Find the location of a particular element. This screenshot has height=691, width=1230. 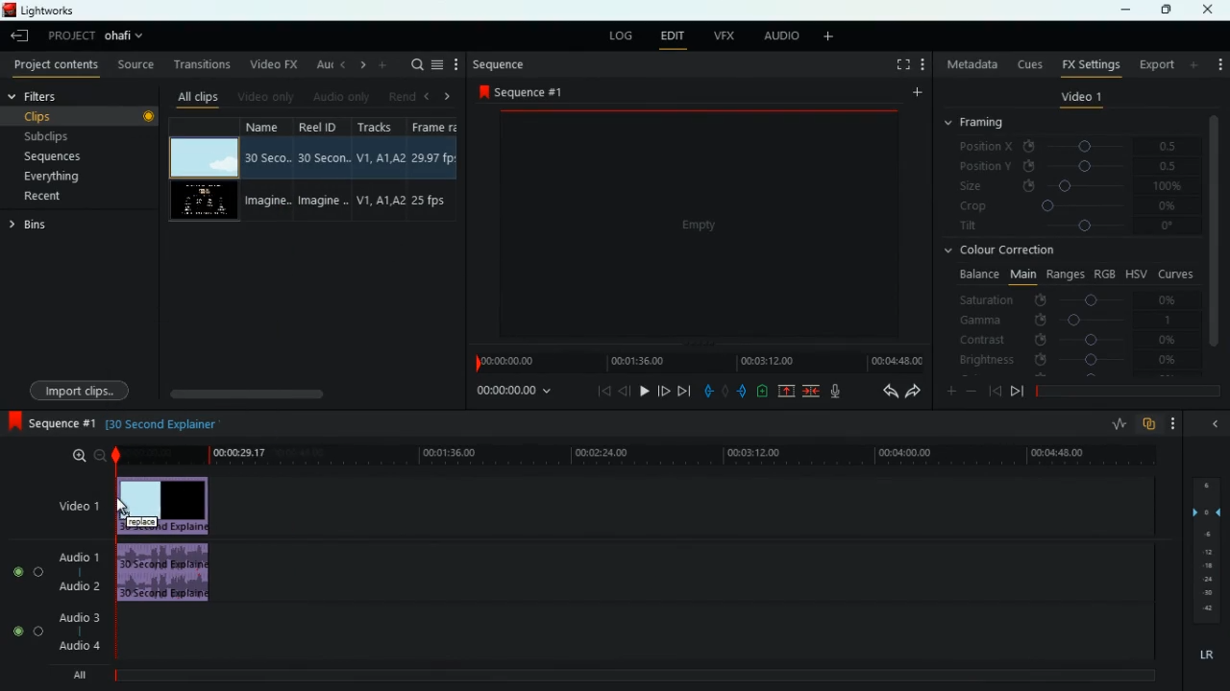

front is located at coordinates (665, 391).